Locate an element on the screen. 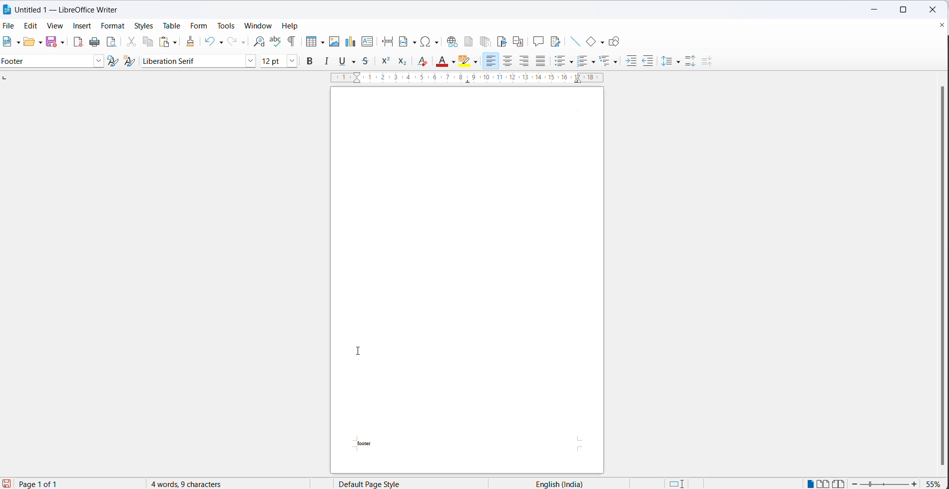 The image size is (949, 489). LibreOffice Icon is located at coordinates (7, 9).